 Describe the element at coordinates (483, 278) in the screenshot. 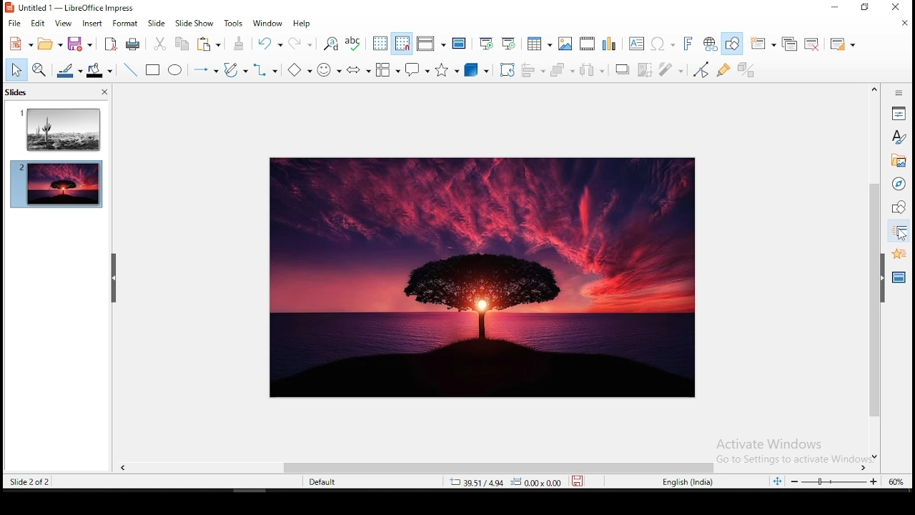

I see `image` at that location.